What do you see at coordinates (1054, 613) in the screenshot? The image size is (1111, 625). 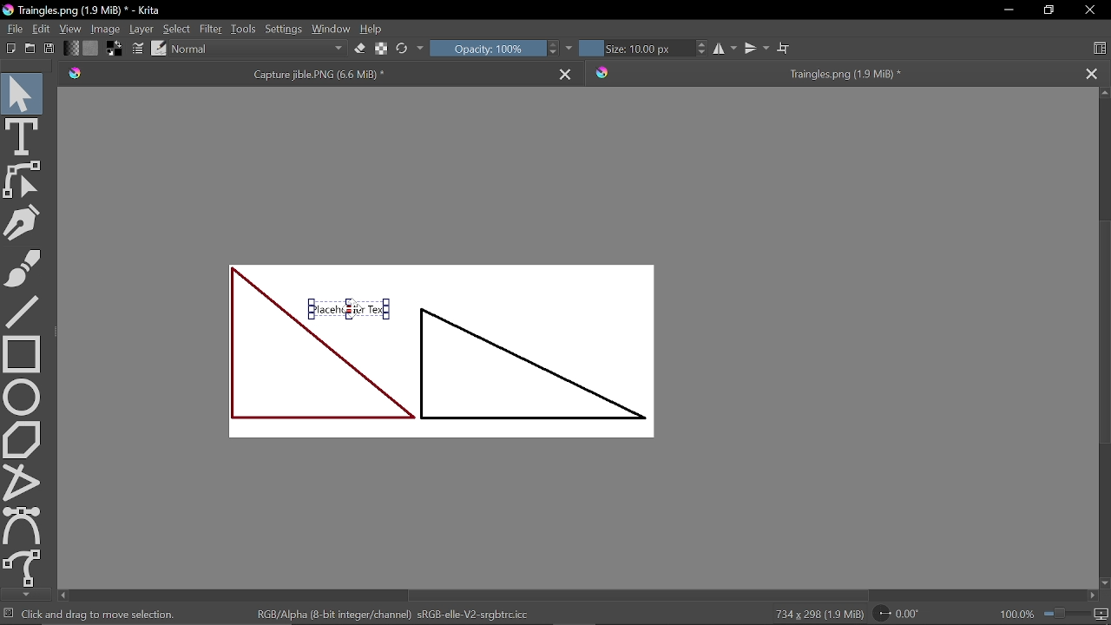 I see `100.0%` at bounding box center [1054, 613].